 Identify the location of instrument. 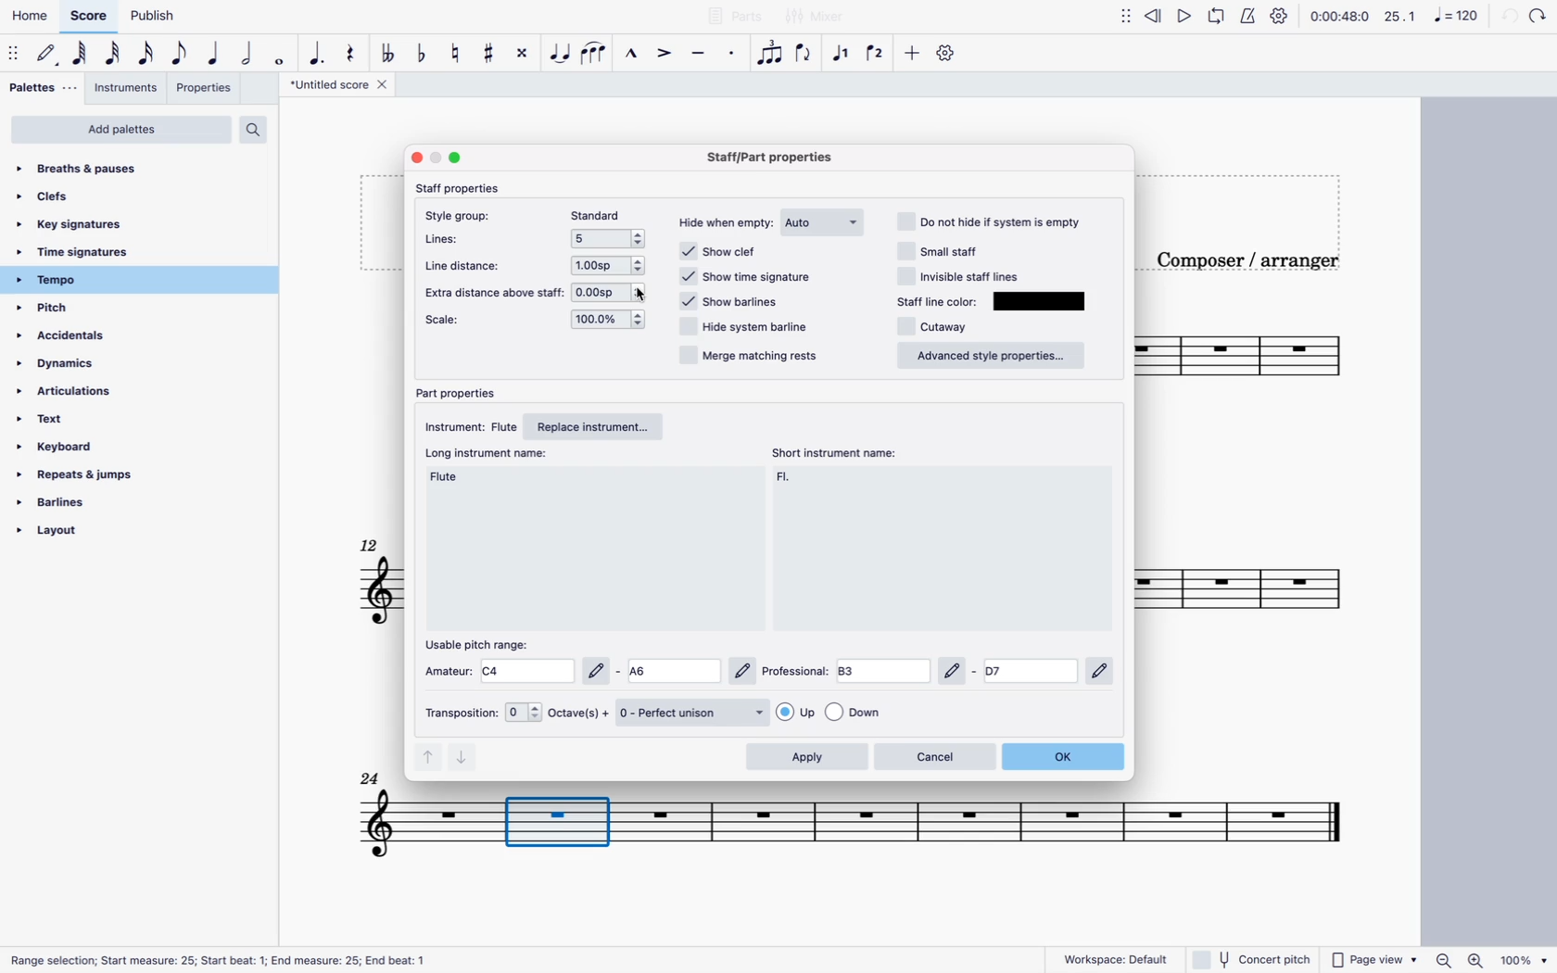
(467, 424).